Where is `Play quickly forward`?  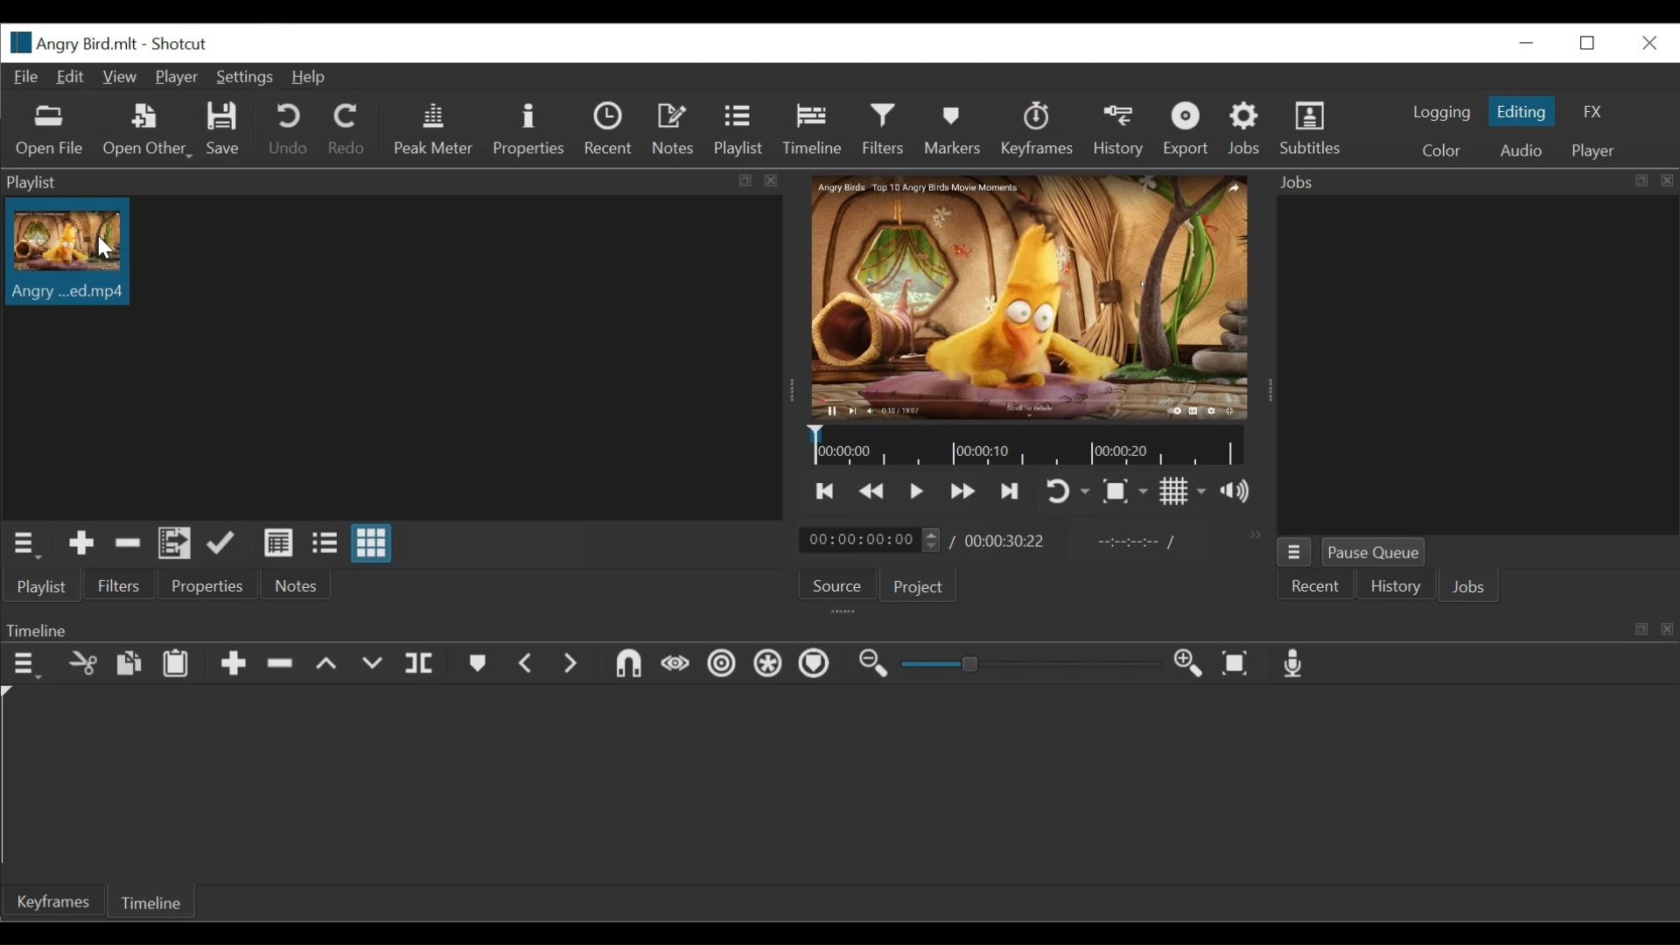 Play quickly forward is located at coordinates (963, 492).